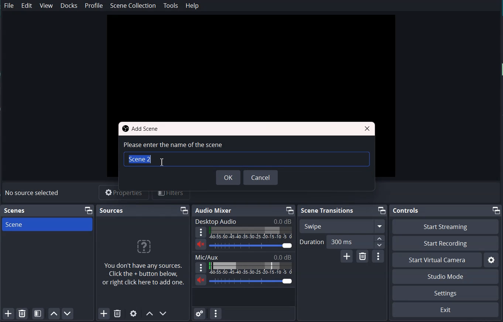 The height and width of the screenshot is (322, 503). Describe the element at coordinates (362, 256) in the screenshot. I see `Remove configurable Transition` at that location.